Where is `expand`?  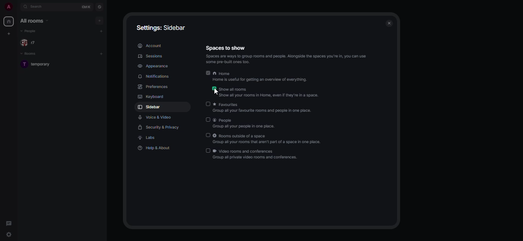 expand is located at coordinates (18, 8).